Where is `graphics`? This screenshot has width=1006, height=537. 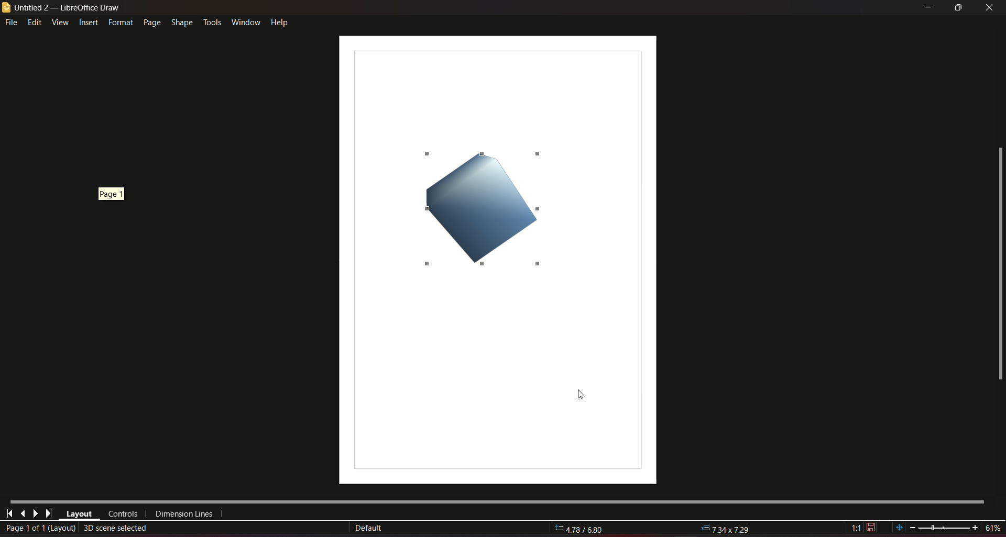 graphics is located at coordinates (474, 206).